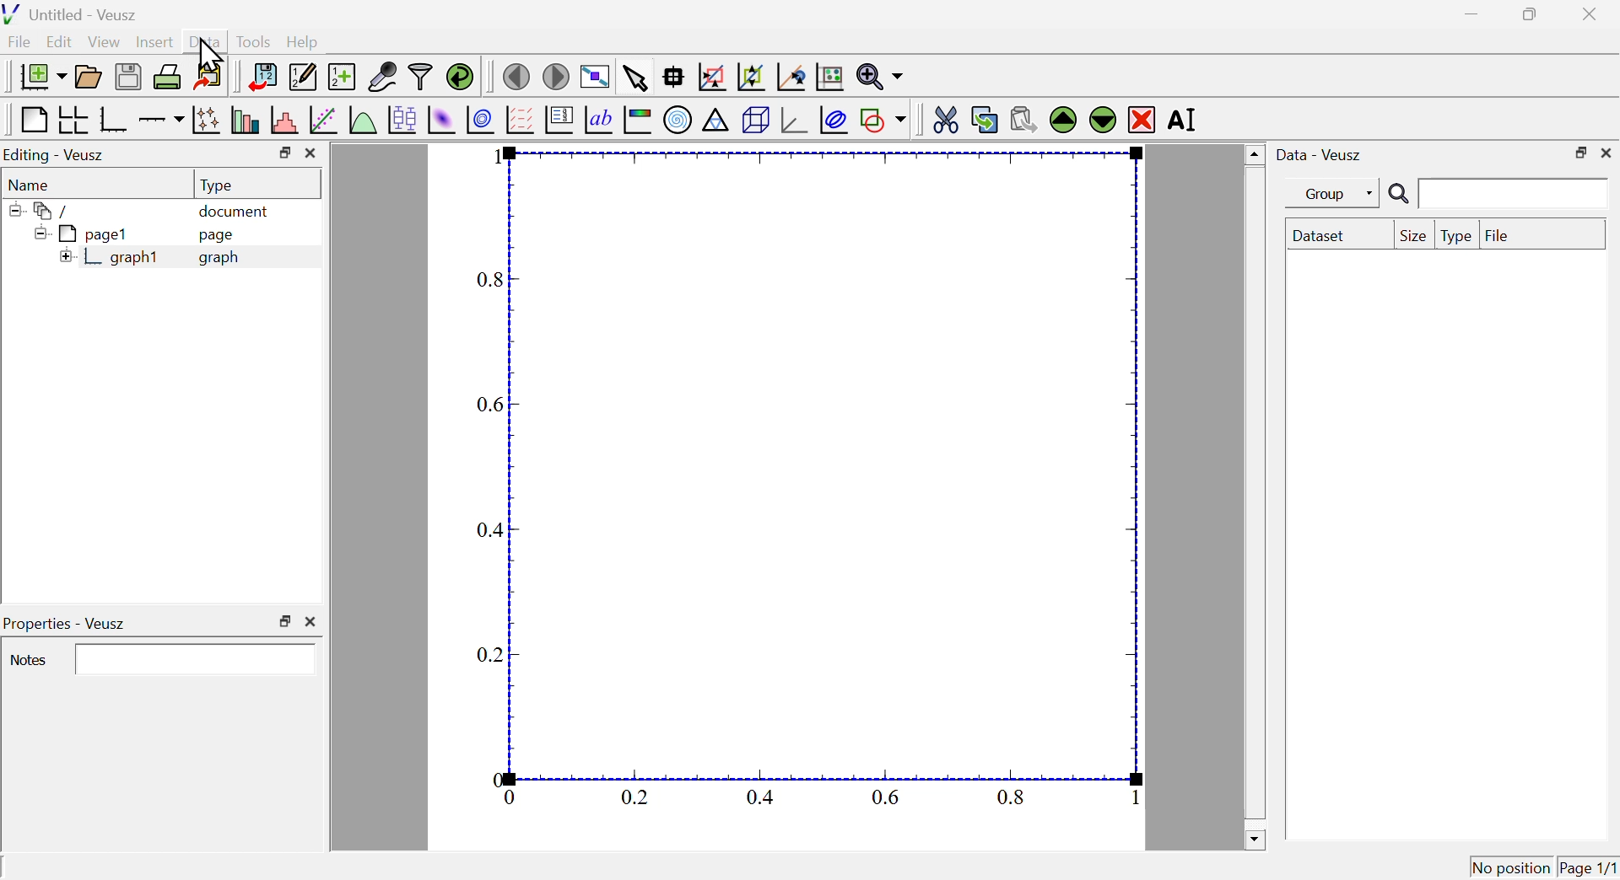 This screenshot has width=1620, height=880. Describe the element at coordinates (599, 122) in the screenshot. I see `text label` at that location.